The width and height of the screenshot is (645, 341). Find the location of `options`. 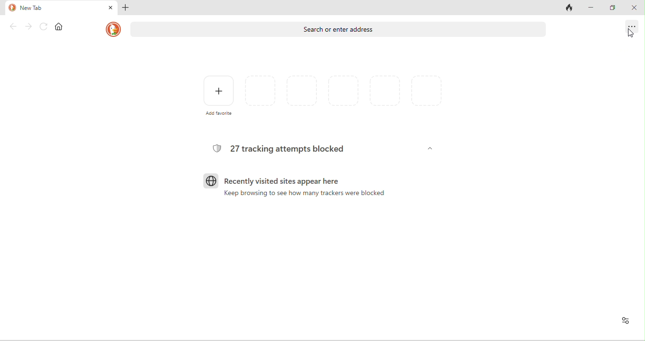

options is located at coordinates (632, 26).